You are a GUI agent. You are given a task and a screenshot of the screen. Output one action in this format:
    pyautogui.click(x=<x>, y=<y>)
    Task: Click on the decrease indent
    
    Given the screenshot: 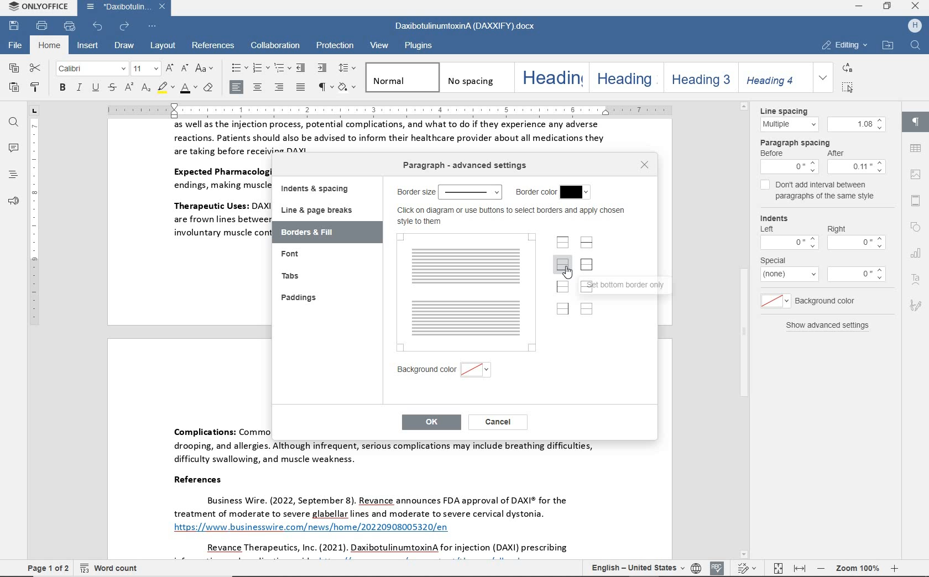 What is the action you would take?
    pyautogui.click(x=302, y=67)
    